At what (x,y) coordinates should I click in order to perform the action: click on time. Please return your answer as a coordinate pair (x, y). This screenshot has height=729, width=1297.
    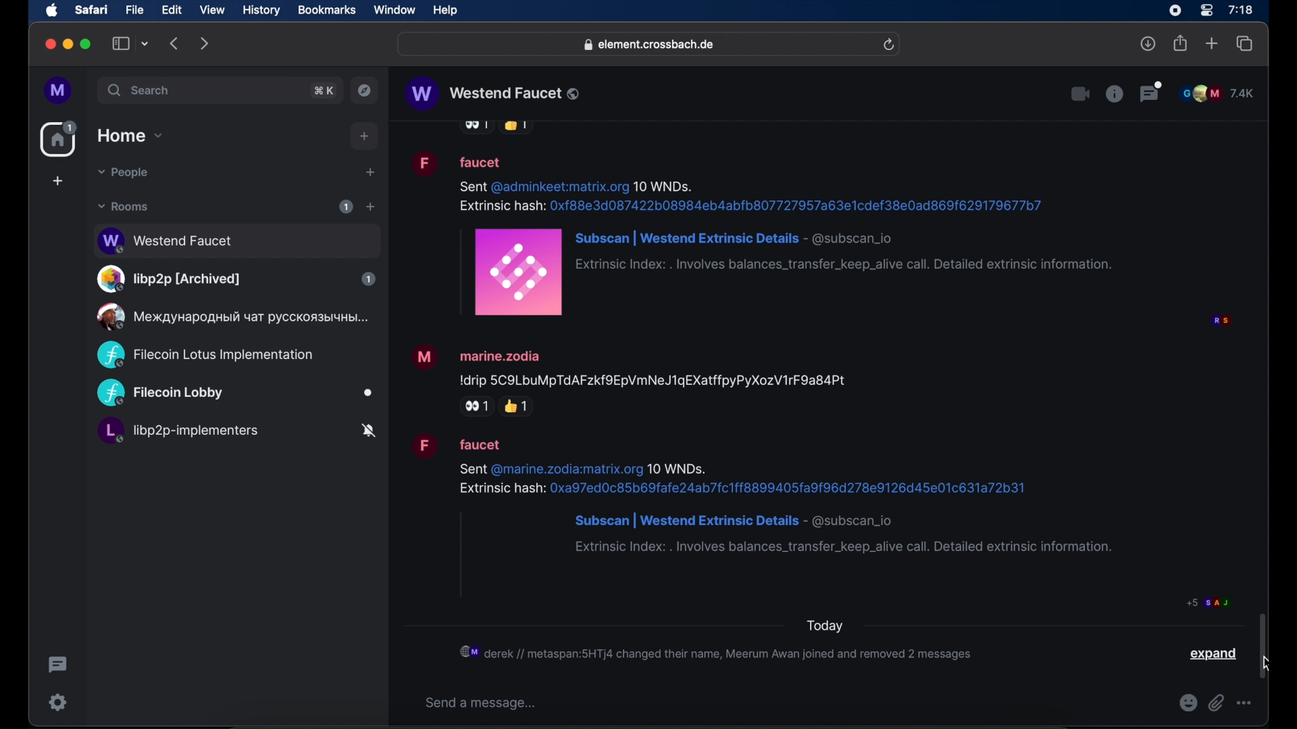
    Looking at the image, I should click on (1240, 9).